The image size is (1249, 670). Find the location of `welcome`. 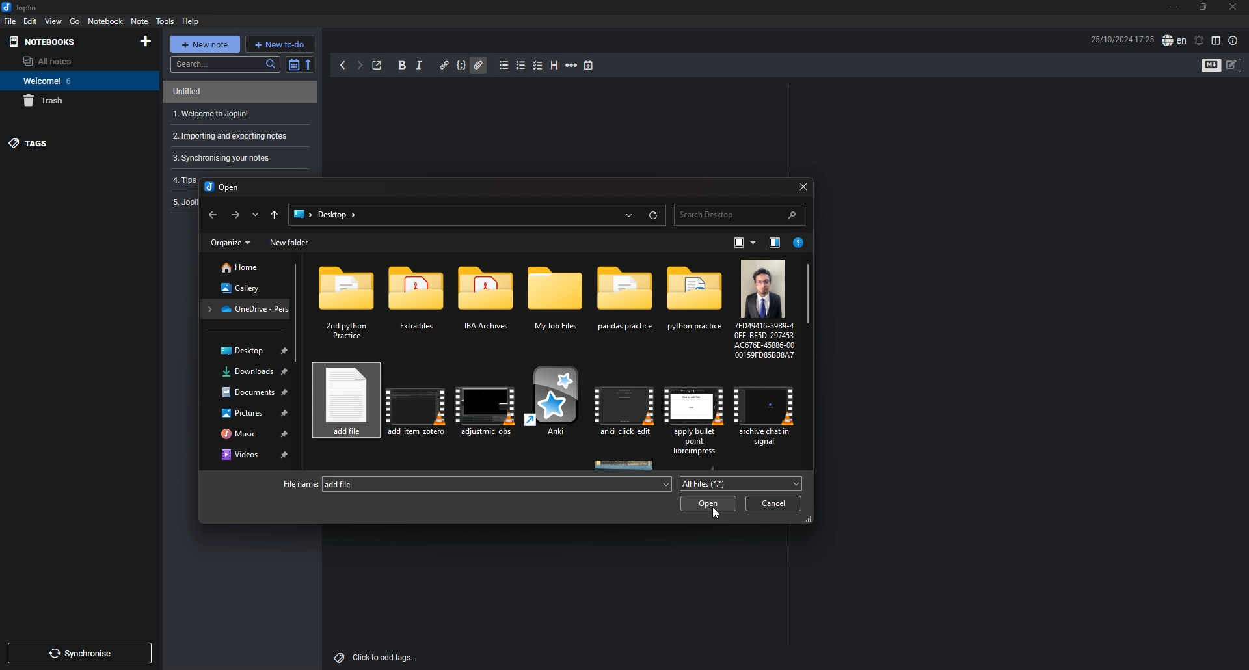

welcome is located at coordinates (72, 80).